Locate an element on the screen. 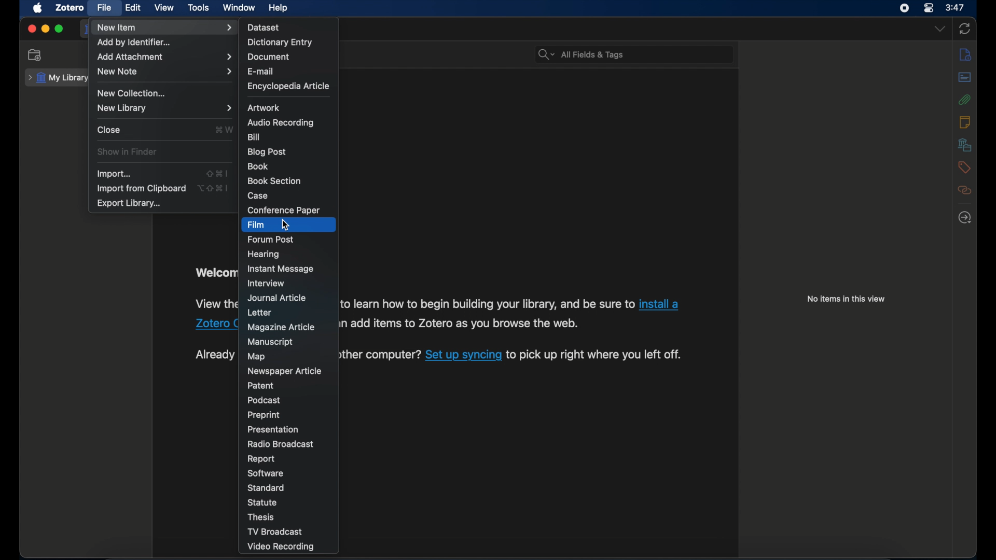 The width and height of the screenshot is (996, 560). software is located at coordinates (266, 473).